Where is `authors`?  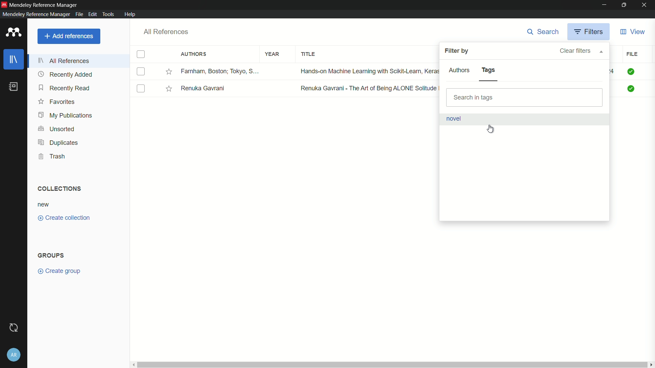 authors is located at coordinates (460, 70).